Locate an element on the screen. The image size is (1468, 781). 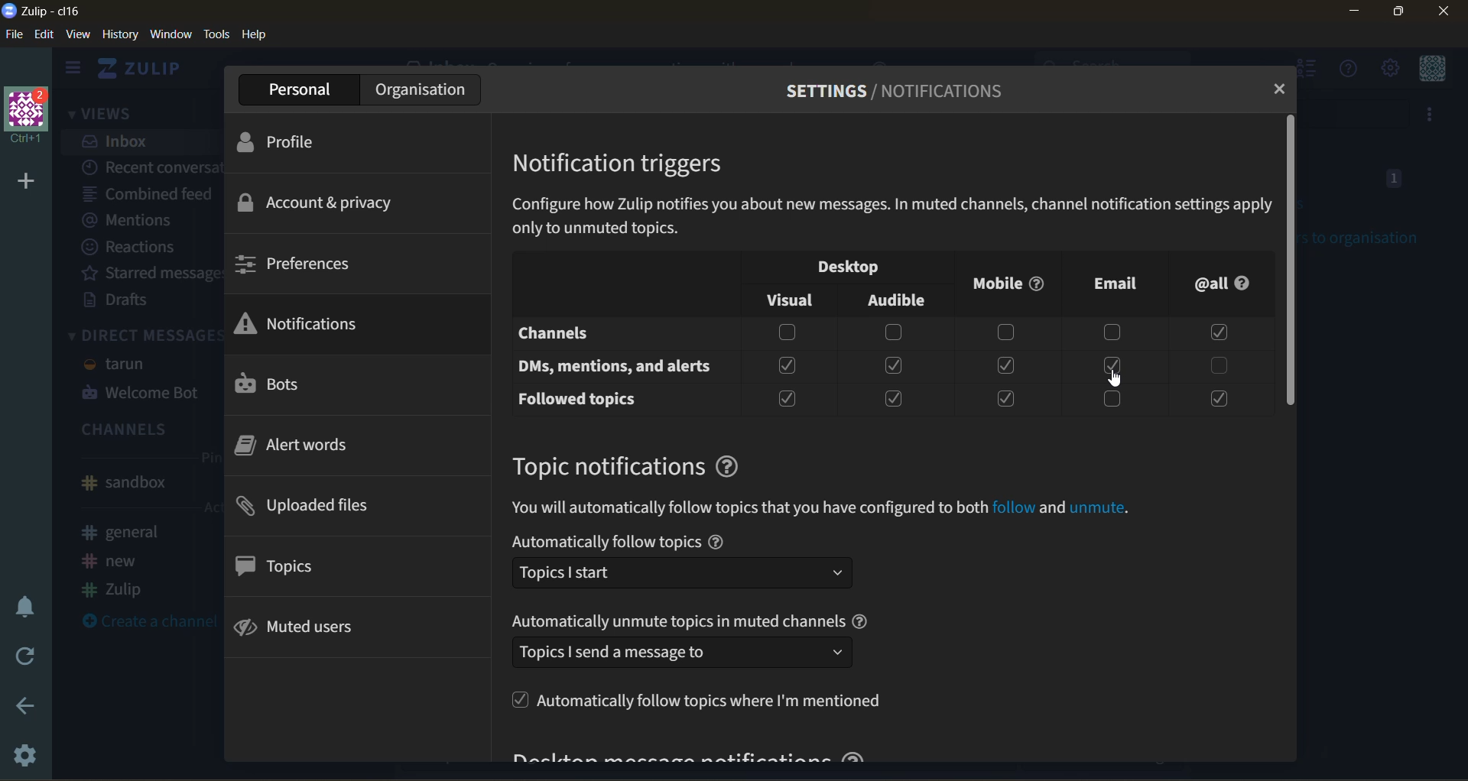
checkbox is located at coordinates (892, 333).